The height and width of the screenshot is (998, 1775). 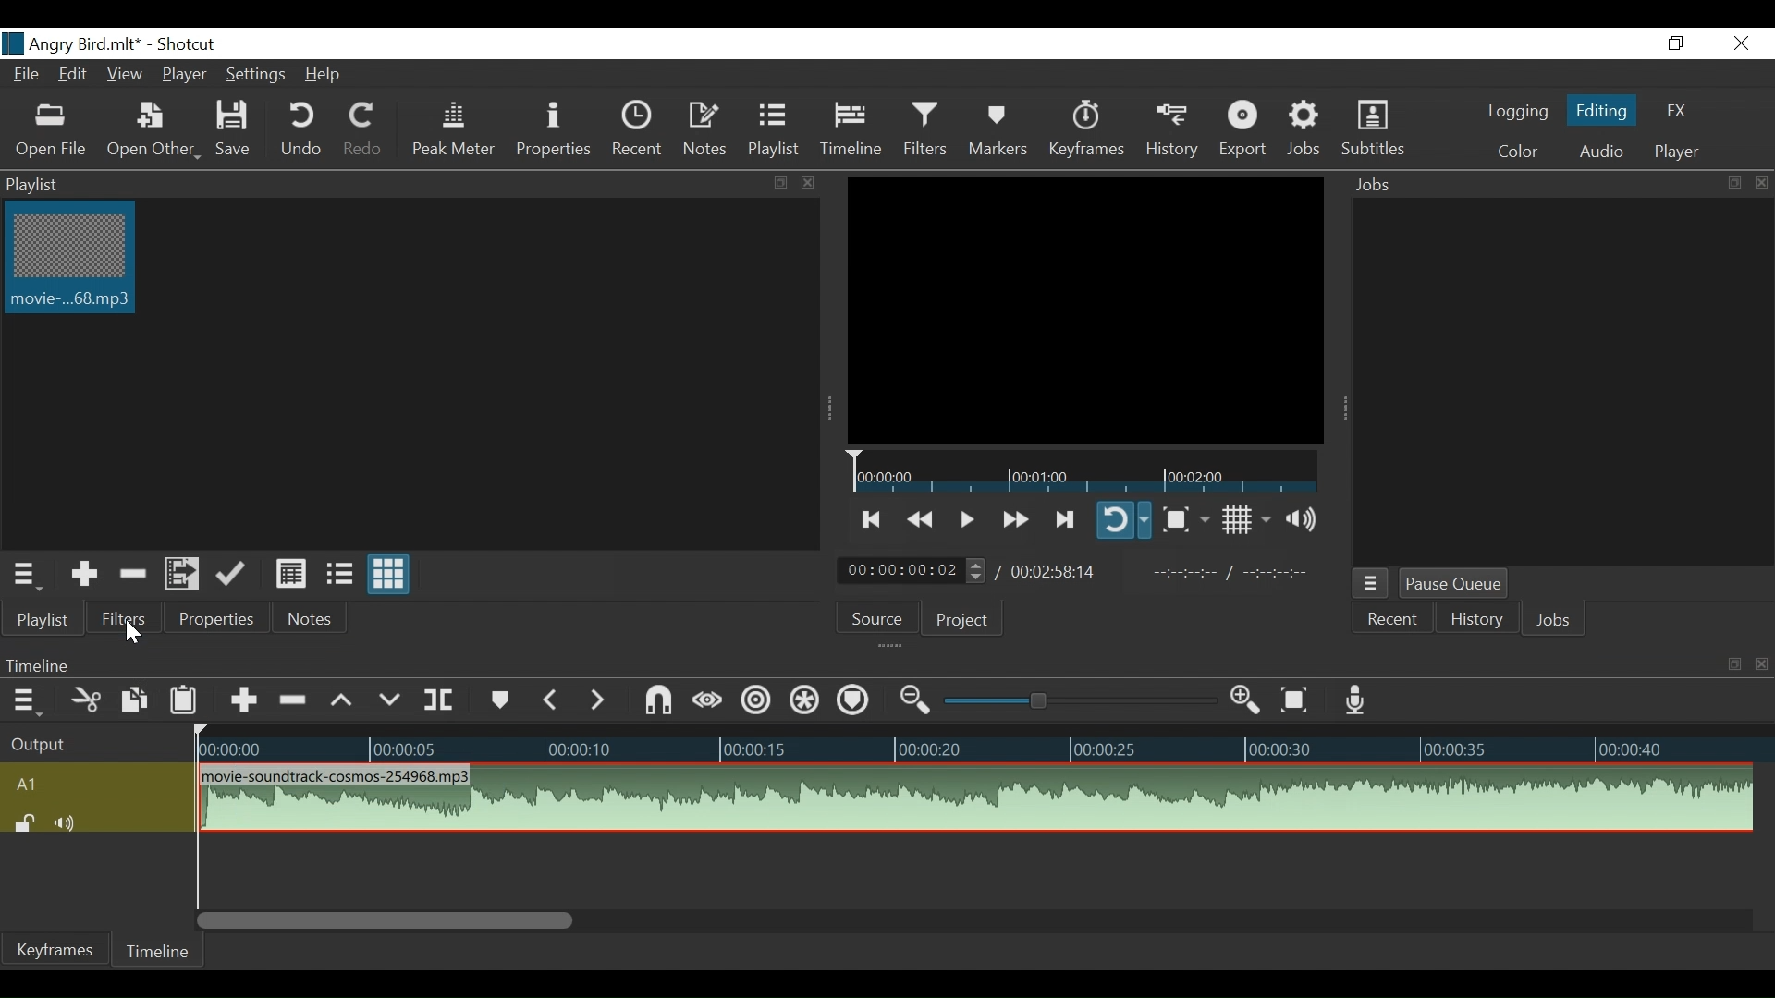 What do you see at coordinates (1602, 107) in the screenshot?
I see `Editing` at bounding box center [1602, 107].